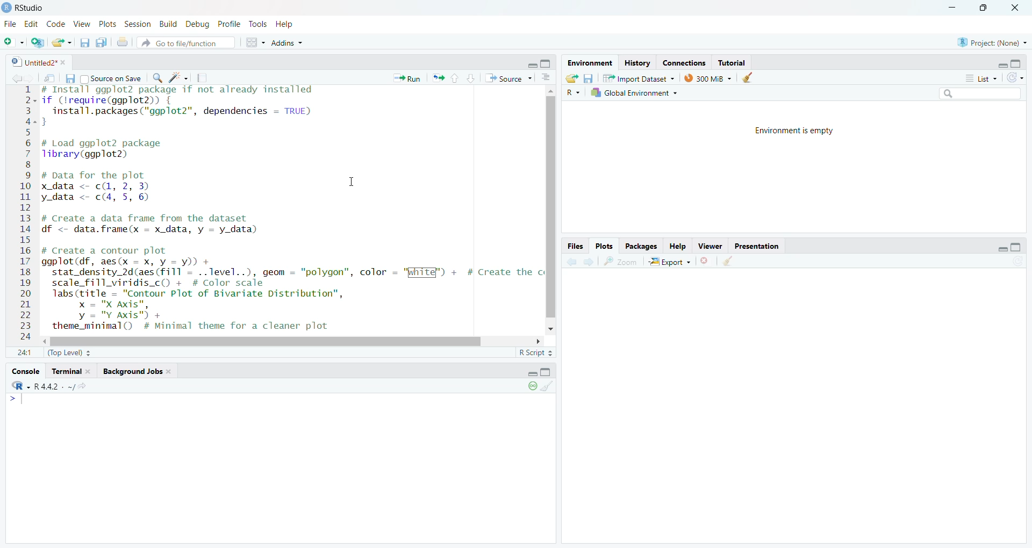  I want to click on Profile, so click(230, 24).